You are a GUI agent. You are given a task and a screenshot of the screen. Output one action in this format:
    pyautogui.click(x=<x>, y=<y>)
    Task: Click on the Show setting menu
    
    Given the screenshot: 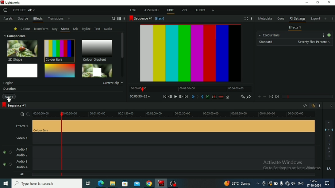 What is the action you would take?
    pyautogui.click(x=251, y=18)
    